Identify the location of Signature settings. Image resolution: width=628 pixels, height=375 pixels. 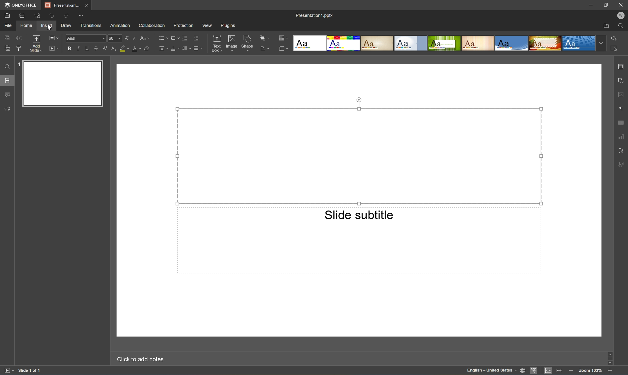
(622, 165).